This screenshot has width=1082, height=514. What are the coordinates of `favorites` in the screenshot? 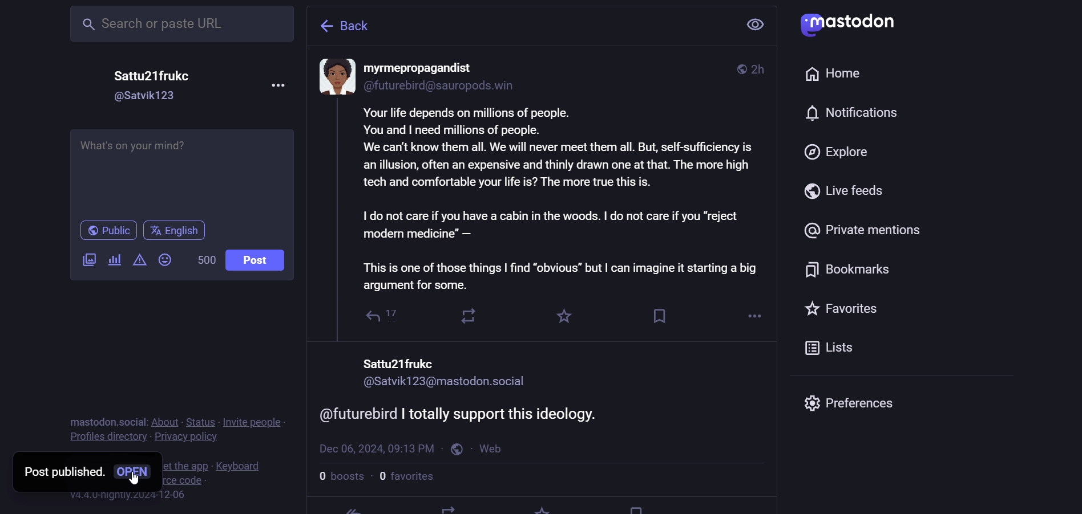 It's located at (411, 478).